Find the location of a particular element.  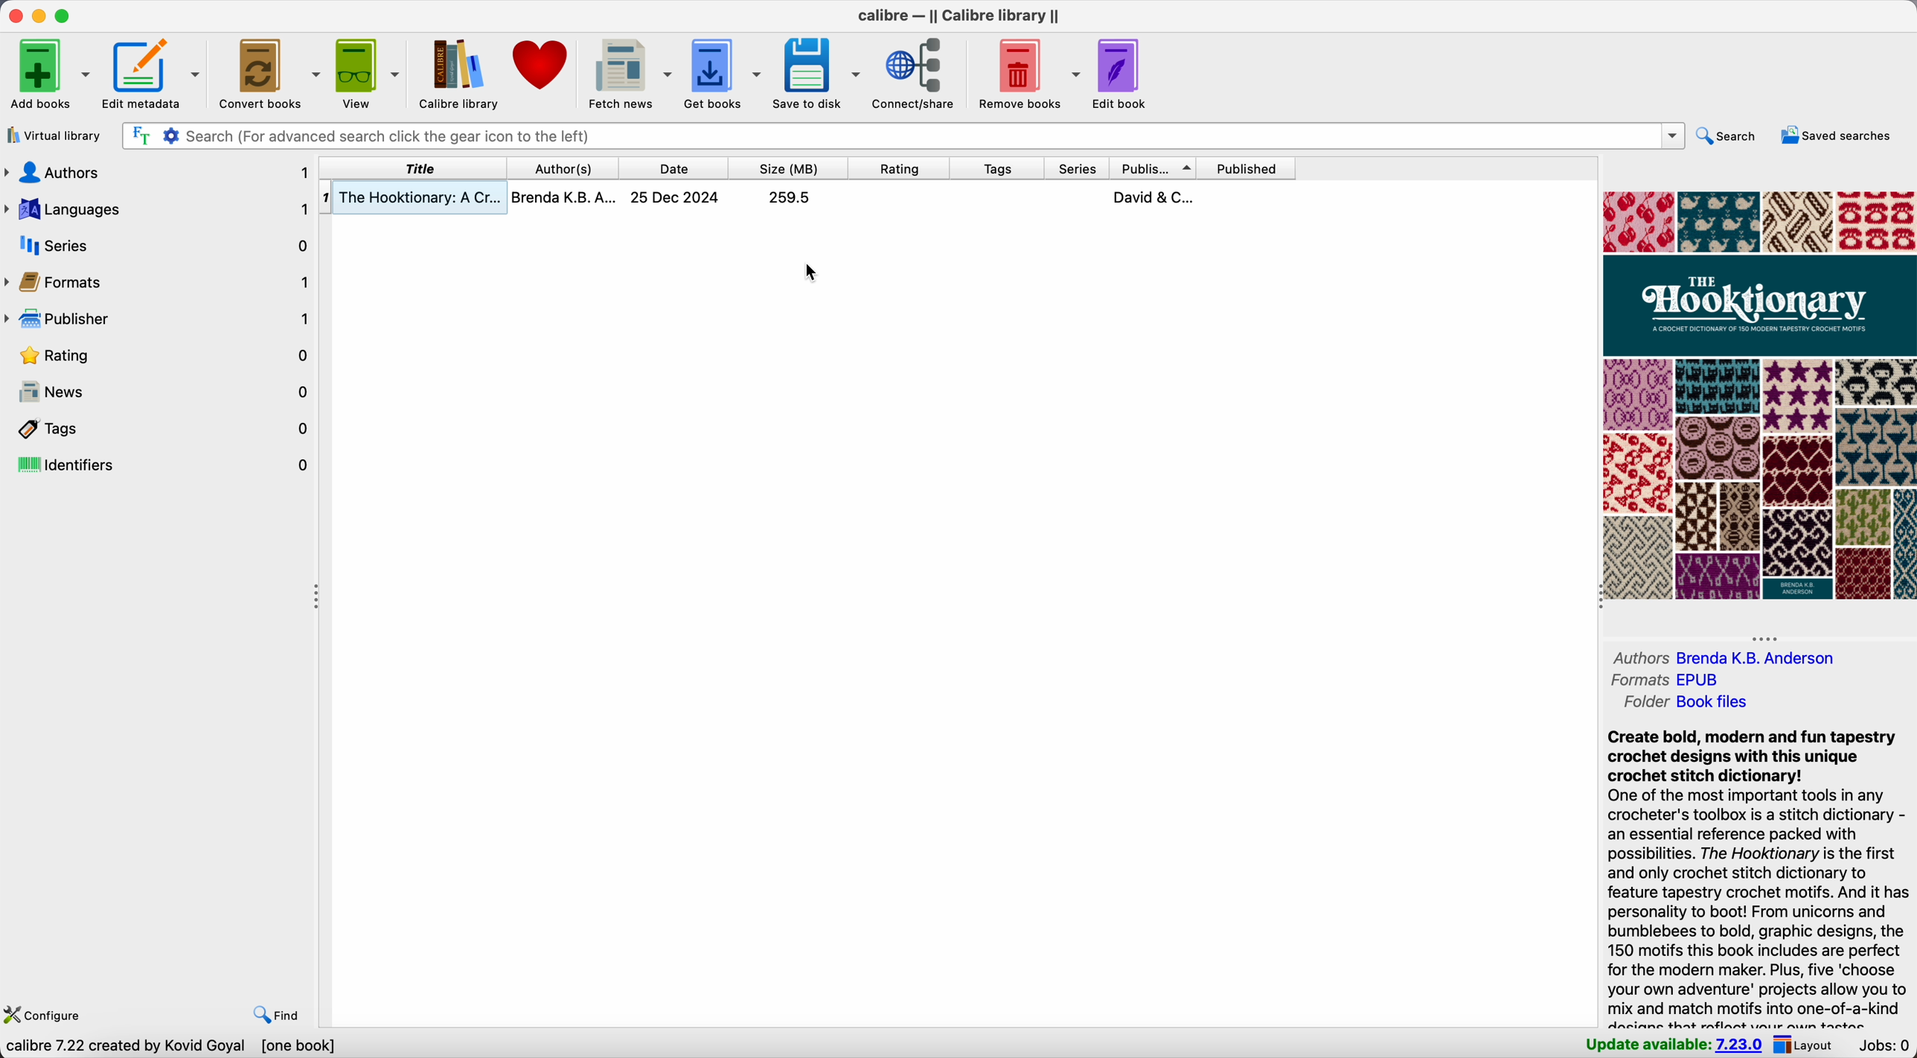

add books is located at coordinates (48, 73).